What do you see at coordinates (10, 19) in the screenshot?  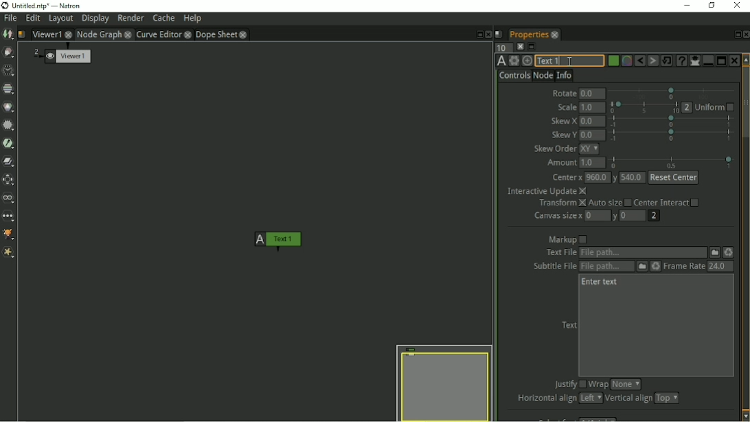 I see `File` at bounding box center [10, 19].